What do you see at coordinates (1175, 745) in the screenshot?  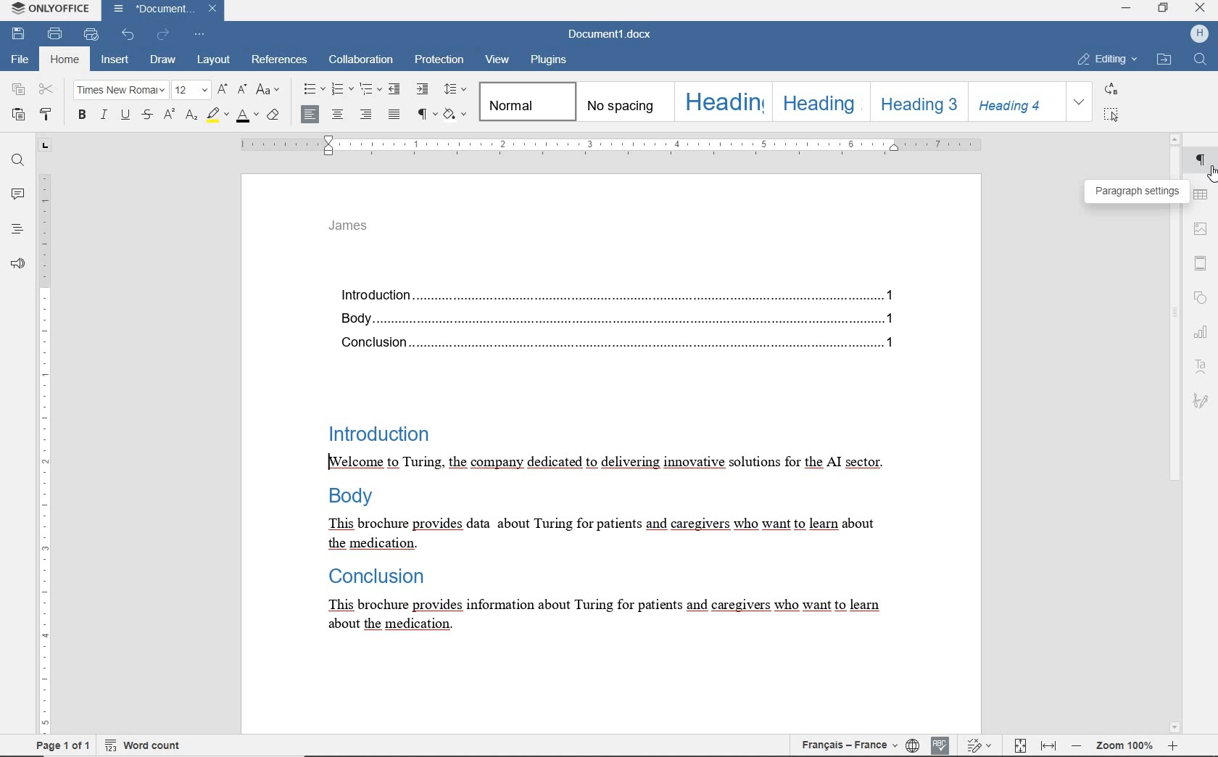 I see `zoom in` at bounding box center [1175, 745].